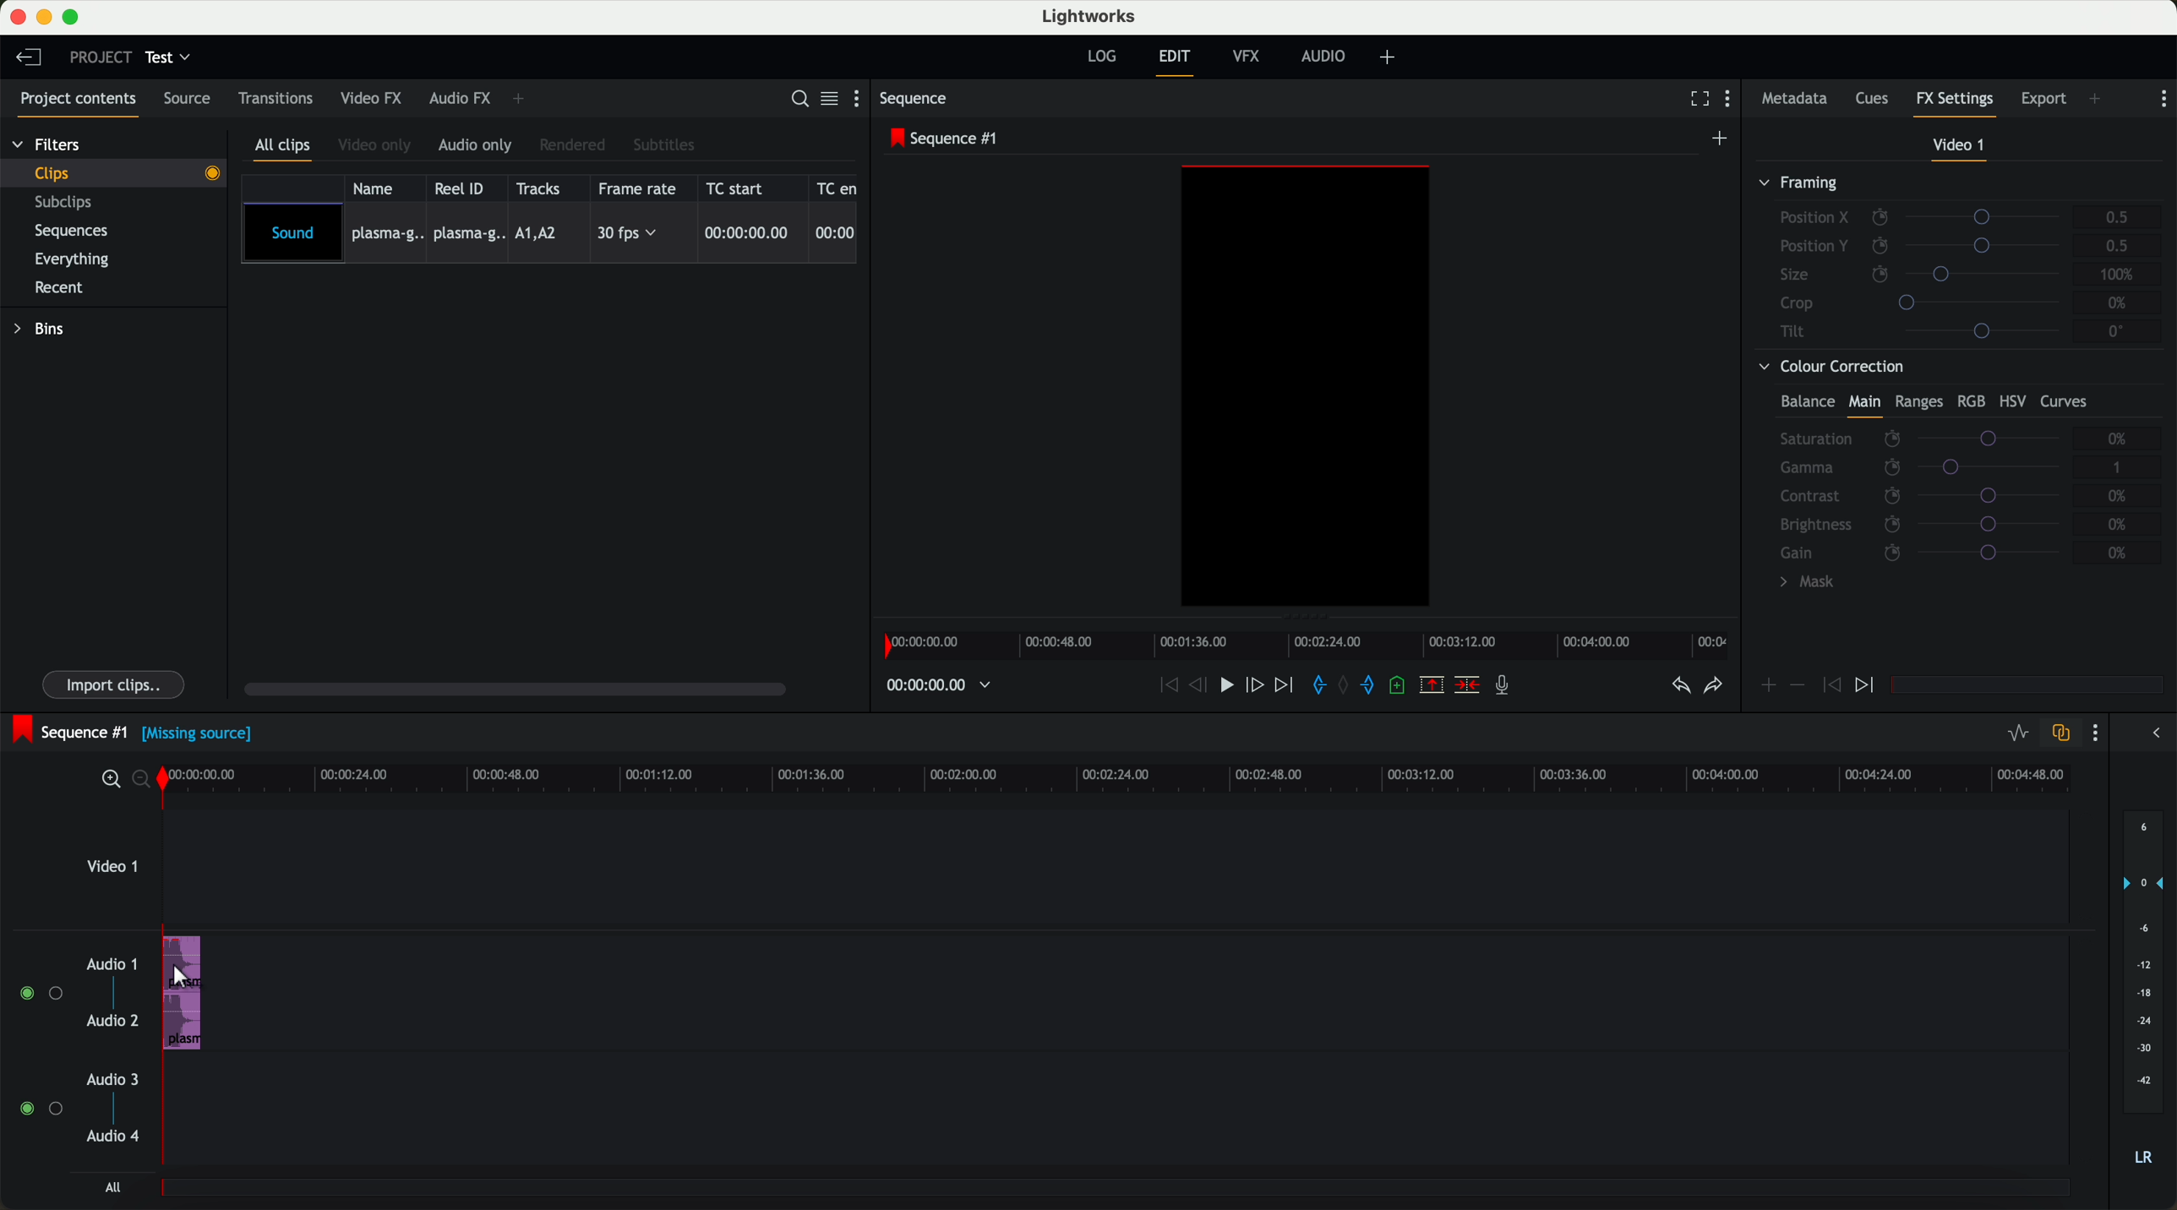  What do you see at coordinates (46, 147) in the screenshot?
I see `Filters tab` at bounding box center [46, 147].